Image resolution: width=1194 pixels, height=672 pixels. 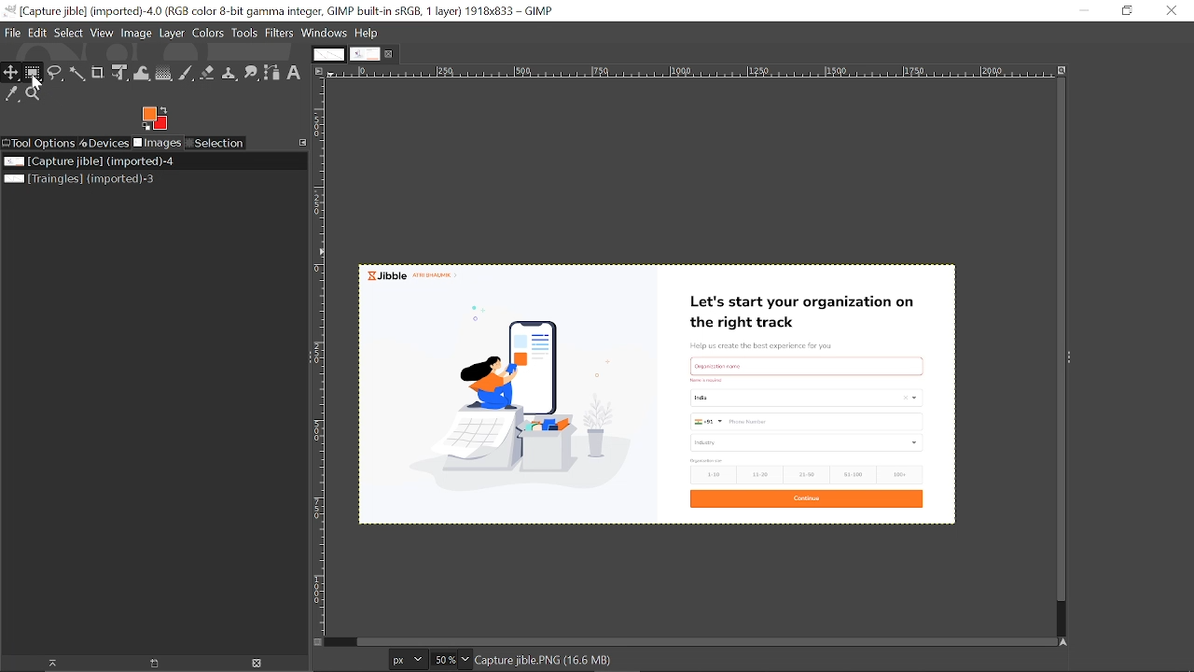 What do you see at coordinates (1065, 641) in the screenshot?
I see `Navigate the image's display` at bounding box center [1065, 641].